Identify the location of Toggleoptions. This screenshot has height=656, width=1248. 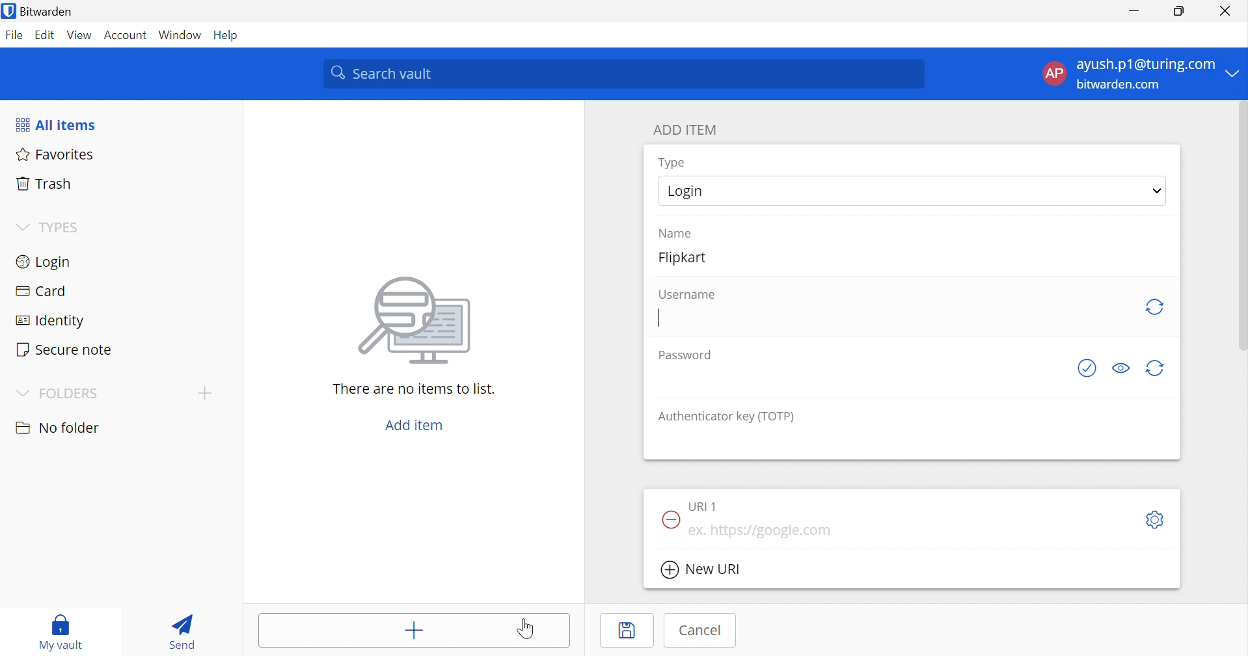
(1153, 519).